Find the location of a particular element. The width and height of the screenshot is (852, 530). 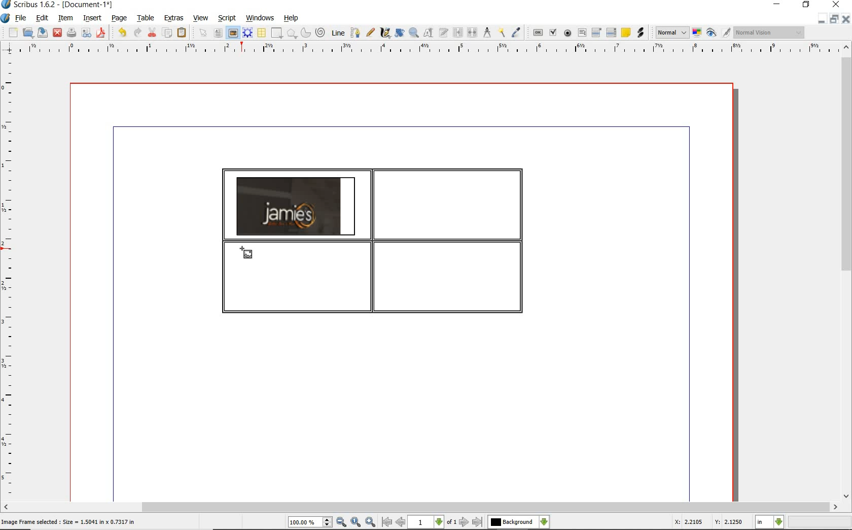

script is located at coordinates (228, 18).